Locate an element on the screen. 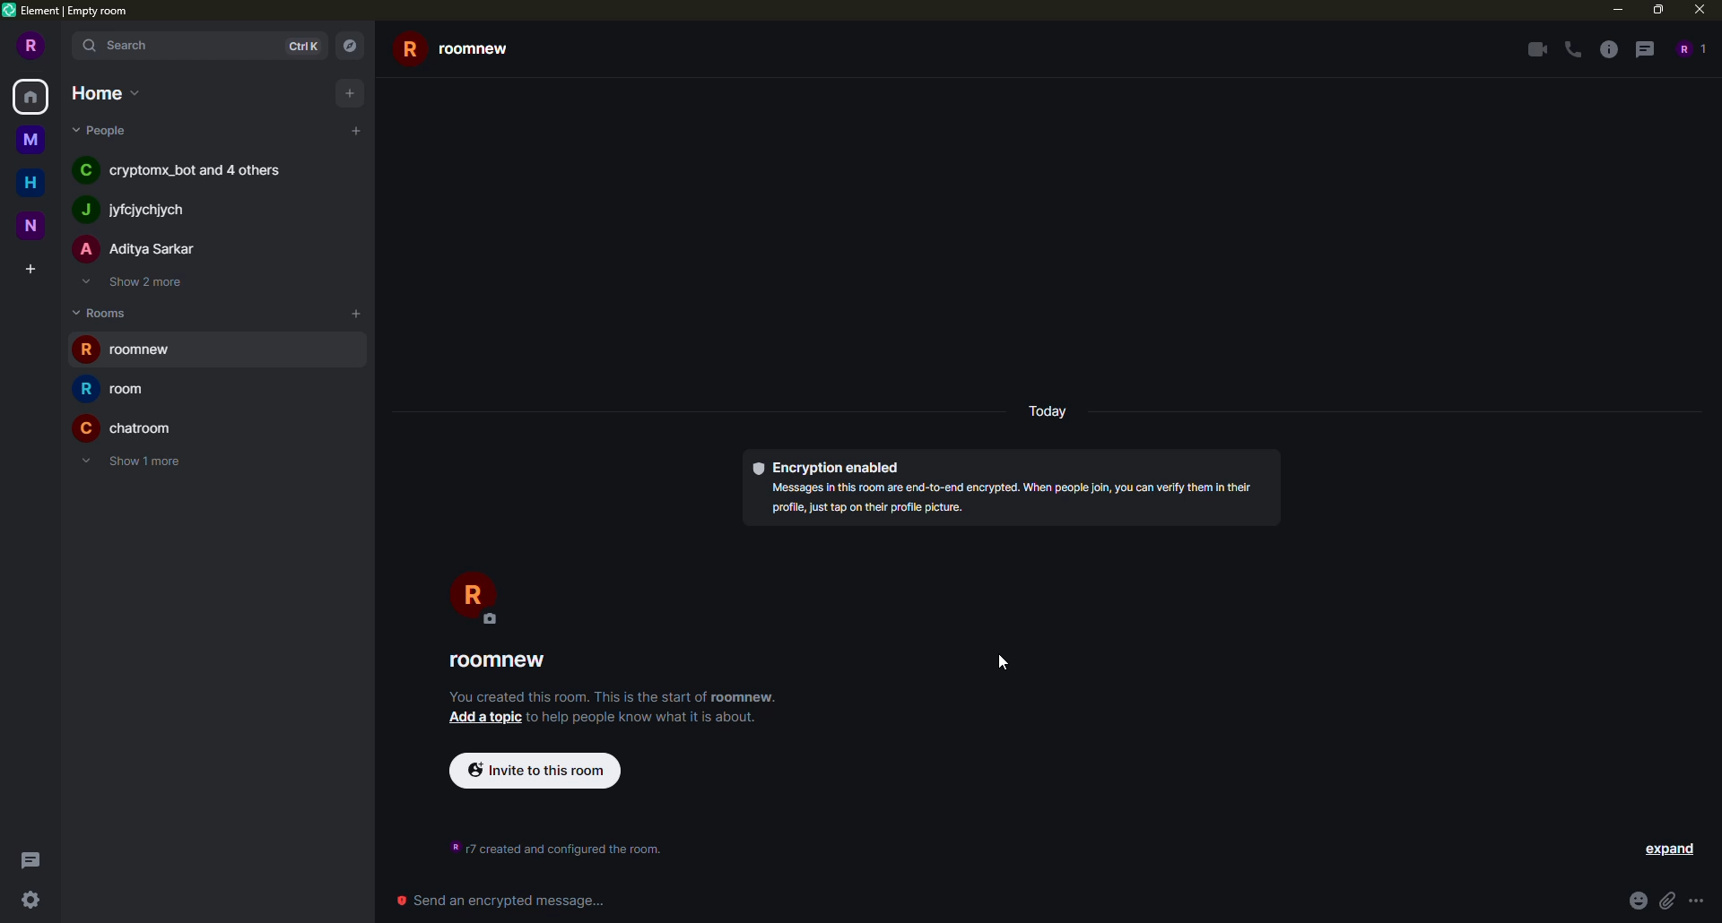  video call is located at coordinates (1534, 47).